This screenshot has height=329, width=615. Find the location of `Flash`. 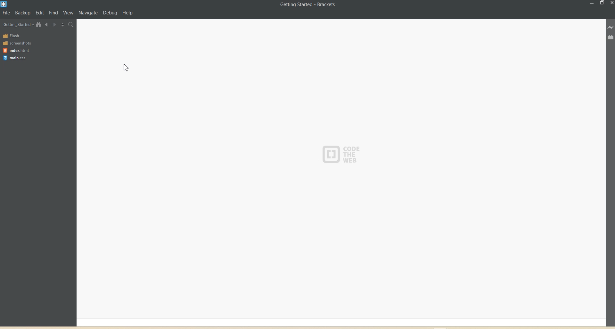

Flash is located at coordinates (13, 36).